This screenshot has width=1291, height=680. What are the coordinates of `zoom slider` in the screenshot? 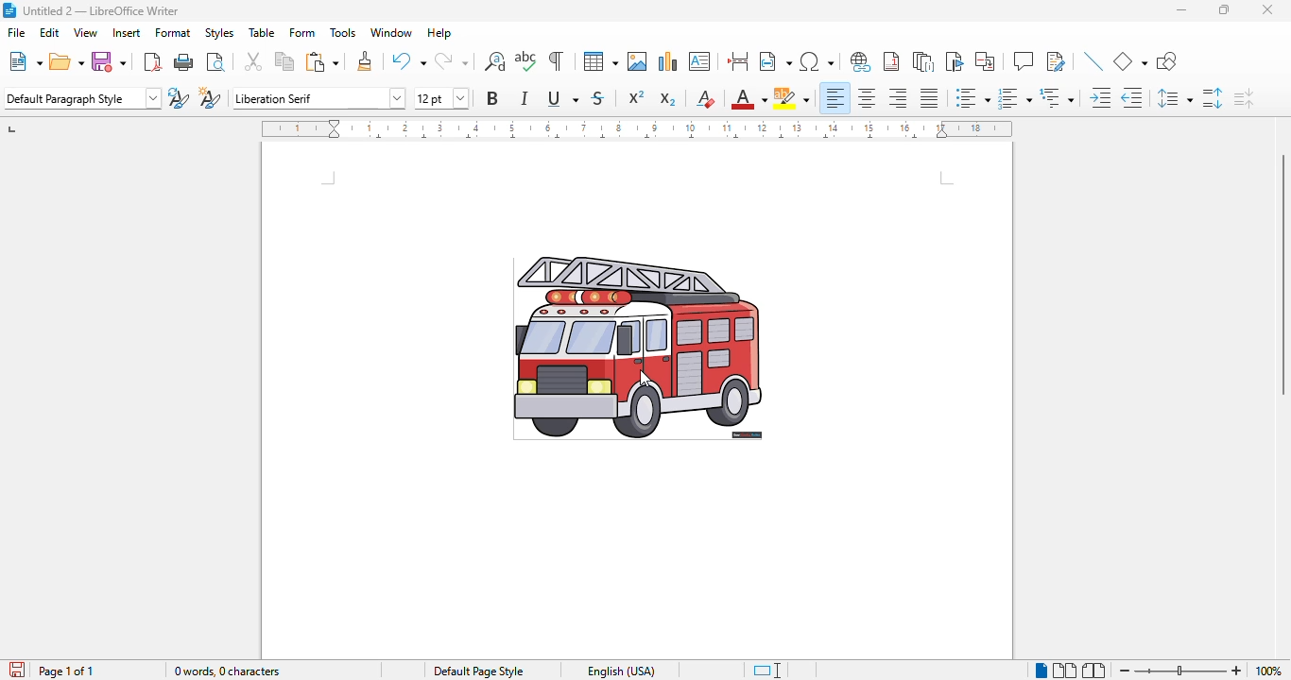 It's located at (1180, 670).